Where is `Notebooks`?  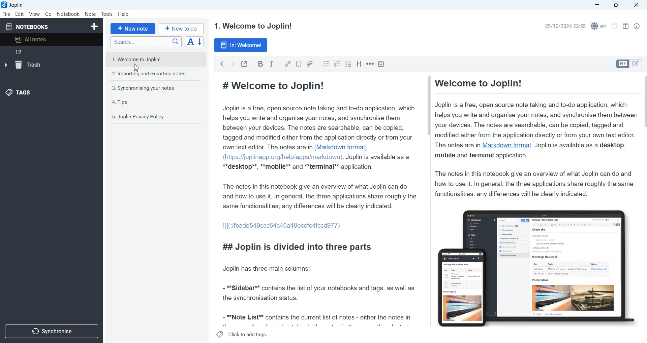
Notebooks is located at coordinates (27, 27).